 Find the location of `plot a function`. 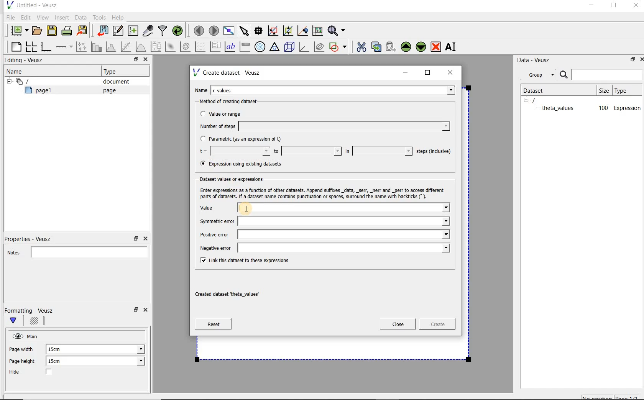

plot a function is located at coordinates (140, 47).